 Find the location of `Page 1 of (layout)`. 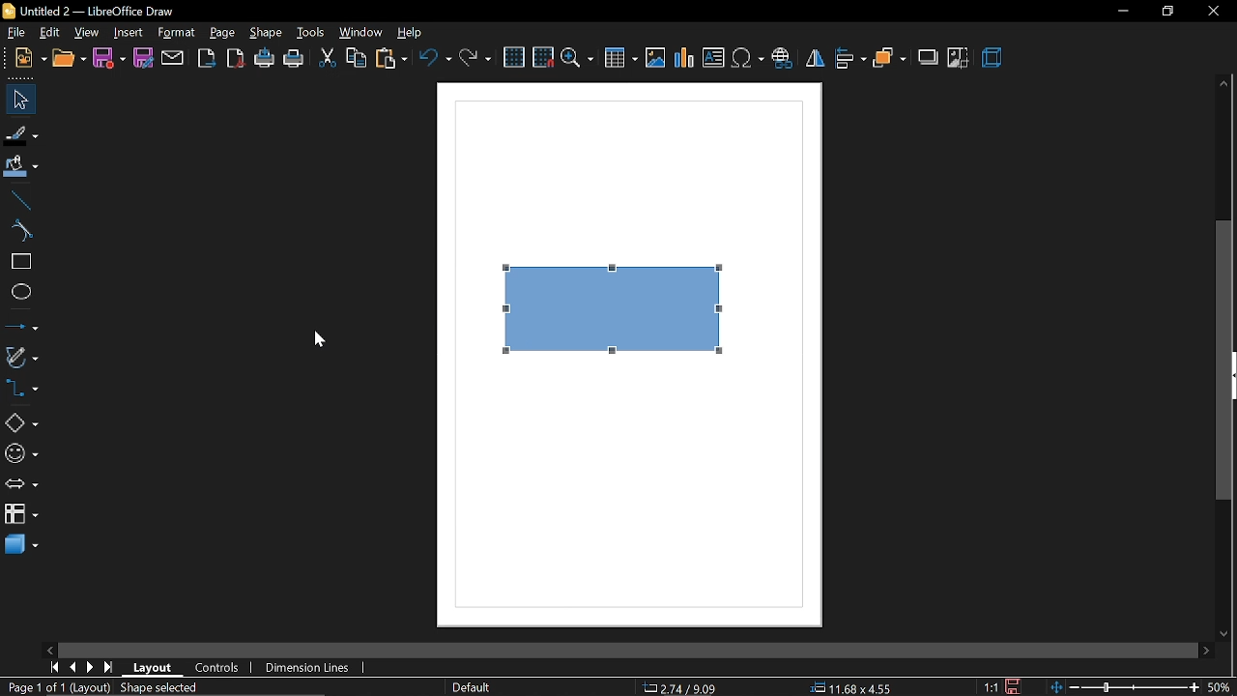

Page 1 of (layout) is located at coordinates (55, 689).